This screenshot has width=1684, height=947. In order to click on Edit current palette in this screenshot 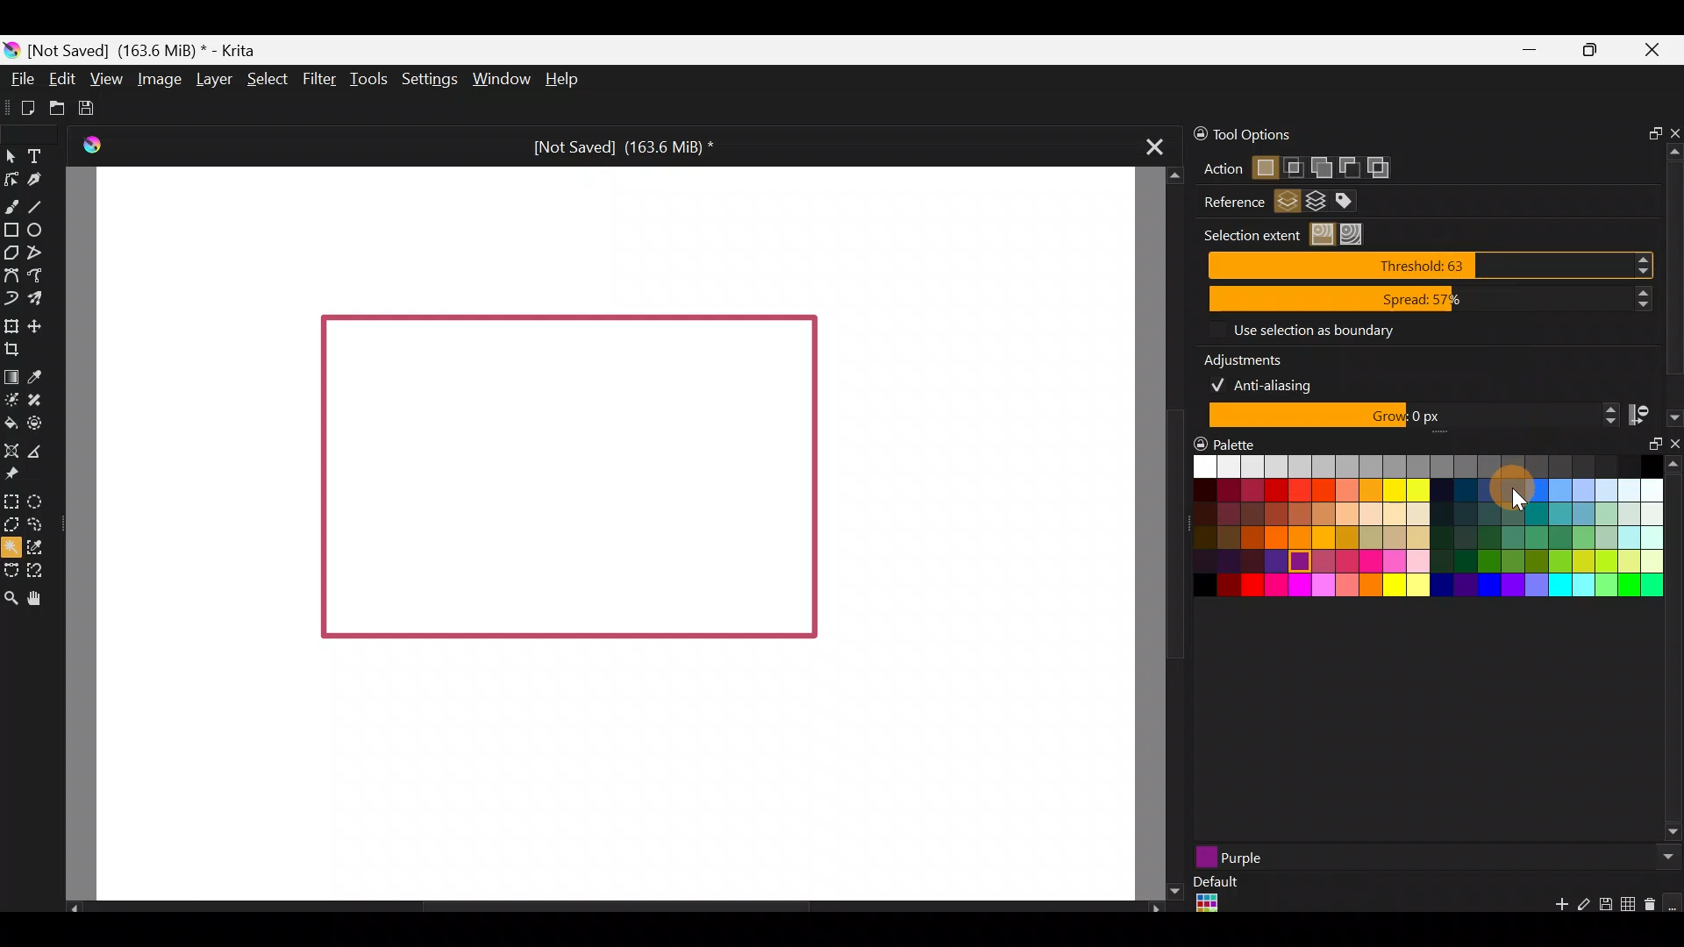, I will do `click(1630, 907)`.